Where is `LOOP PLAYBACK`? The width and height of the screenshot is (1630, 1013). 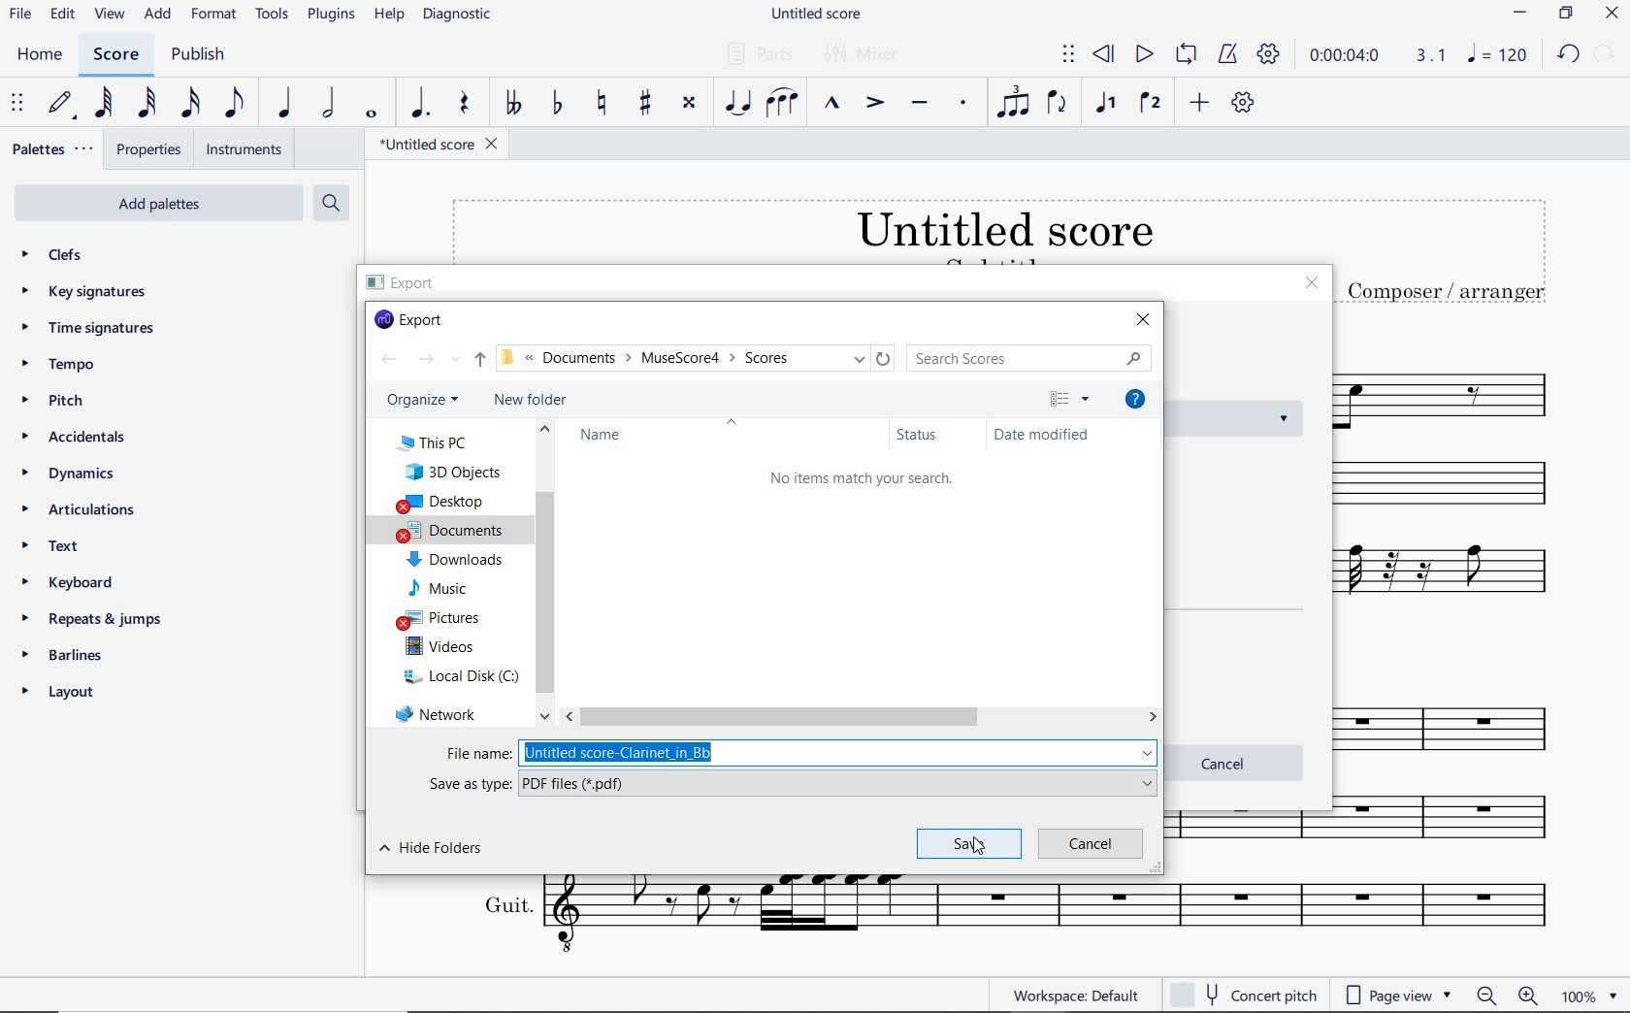 LOOP PLAYBACK is located at coordinates (1185, 56).